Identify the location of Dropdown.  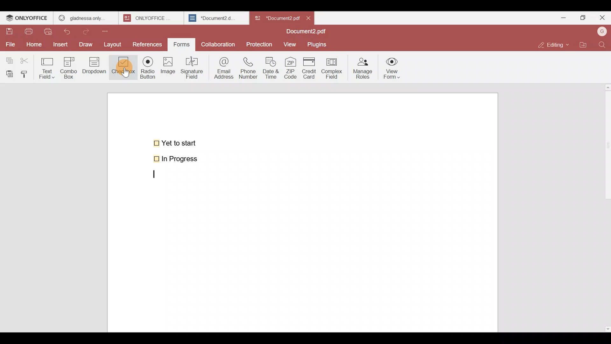
(95, 68).